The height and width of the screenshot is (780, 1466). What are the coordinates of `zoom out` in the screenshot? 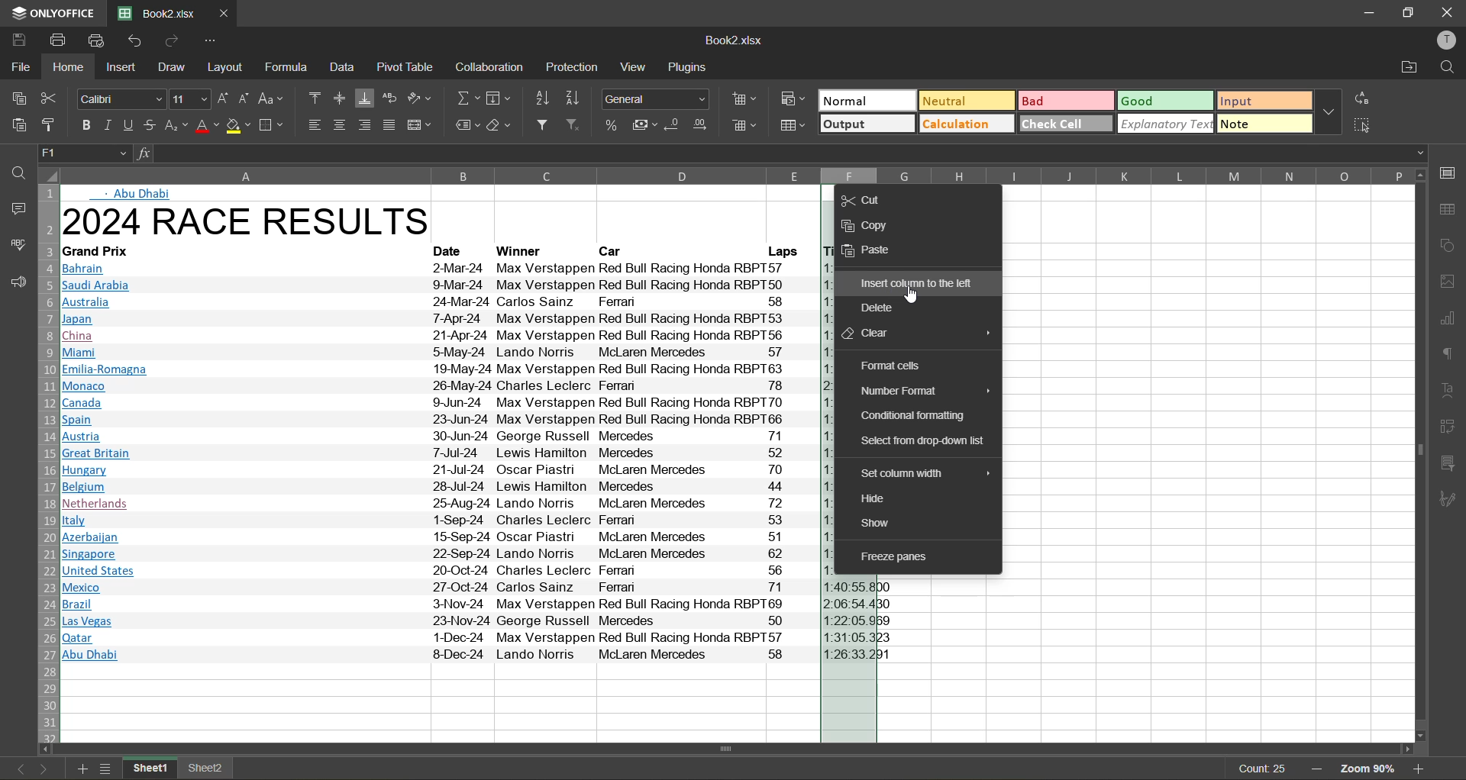 It's located at (1319, 769).